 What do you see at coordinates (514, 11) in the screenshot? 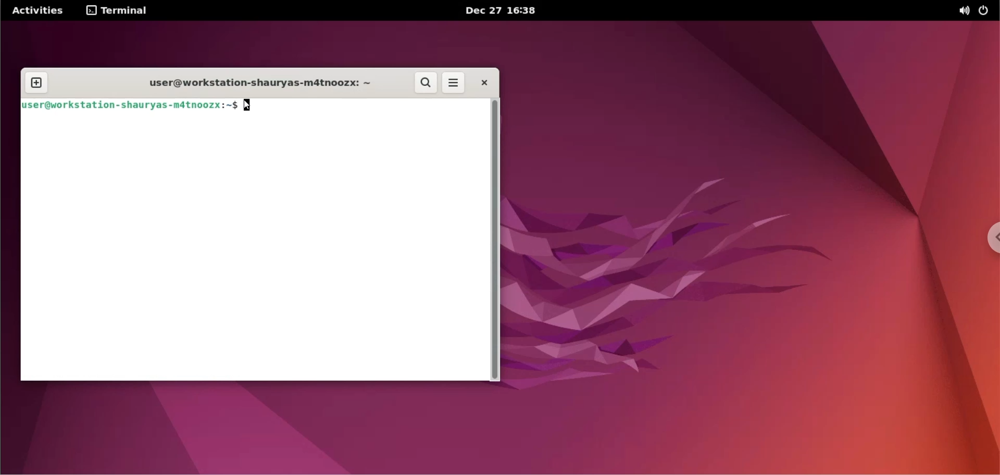
I see `Dec 27 16:38` at bounding box center [514, 11].